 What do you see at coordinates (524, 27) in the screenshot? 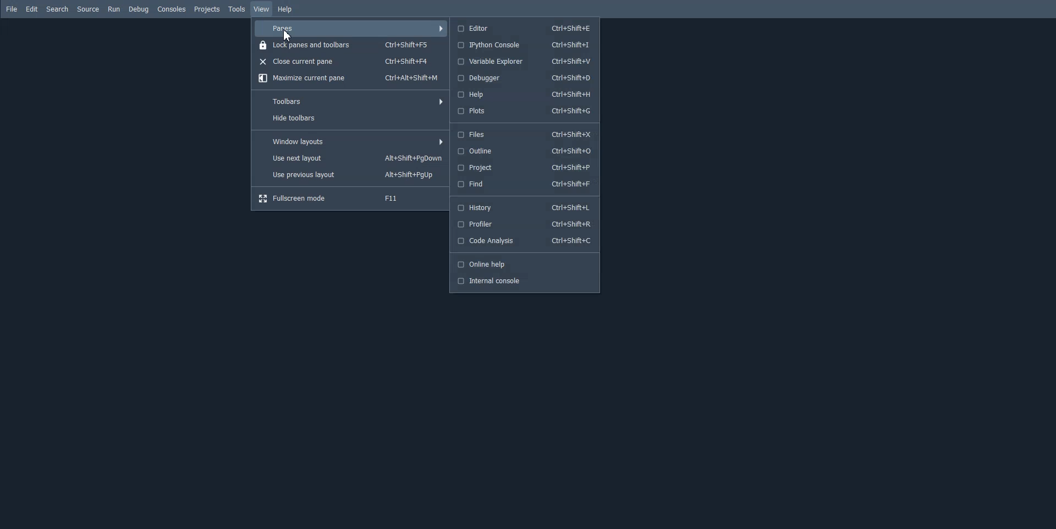
I see `Editor` at bounding box center [524, 27].